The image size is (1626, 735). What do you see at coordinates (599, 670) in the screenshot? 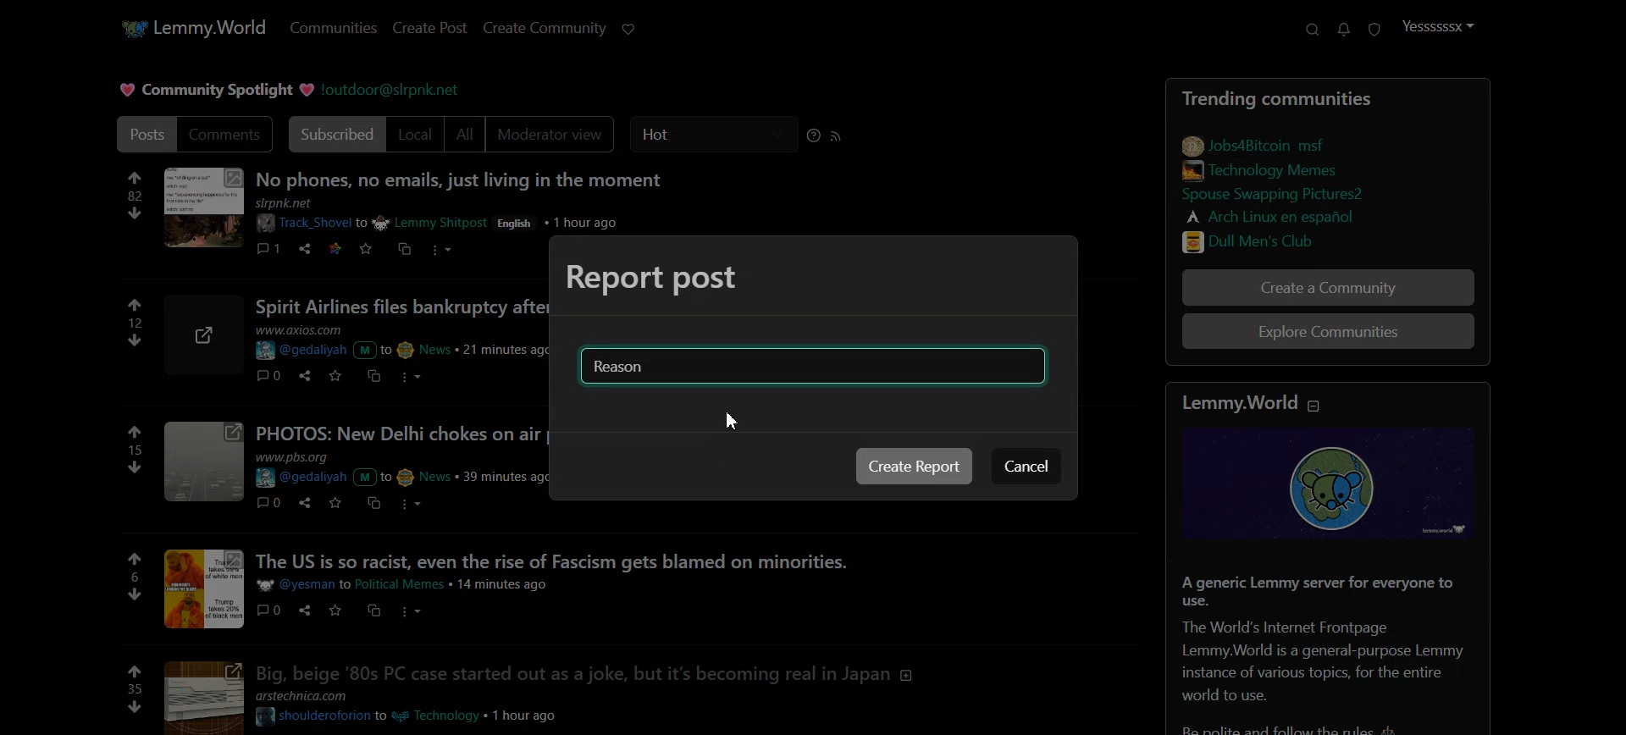
I see `post` at bounding box center [599, 670].